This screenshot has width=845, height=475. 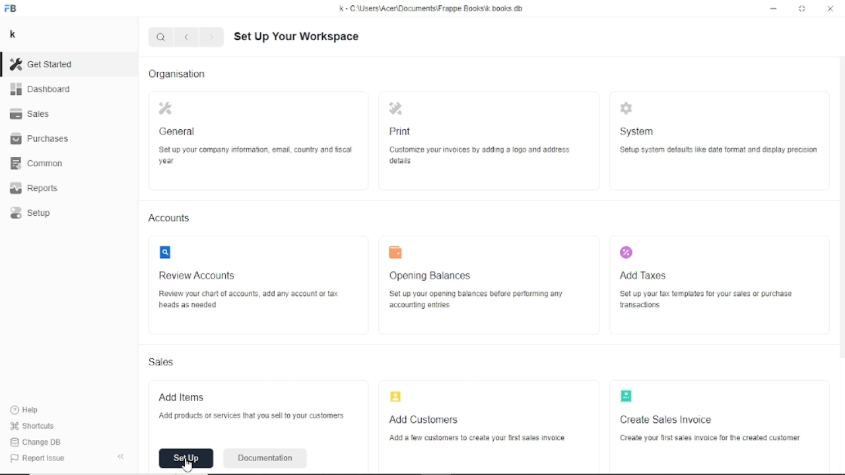 What do you see at coordinates (774, 9) in the screenshot?
I see `Minimize` at bounding box center [774, 9].